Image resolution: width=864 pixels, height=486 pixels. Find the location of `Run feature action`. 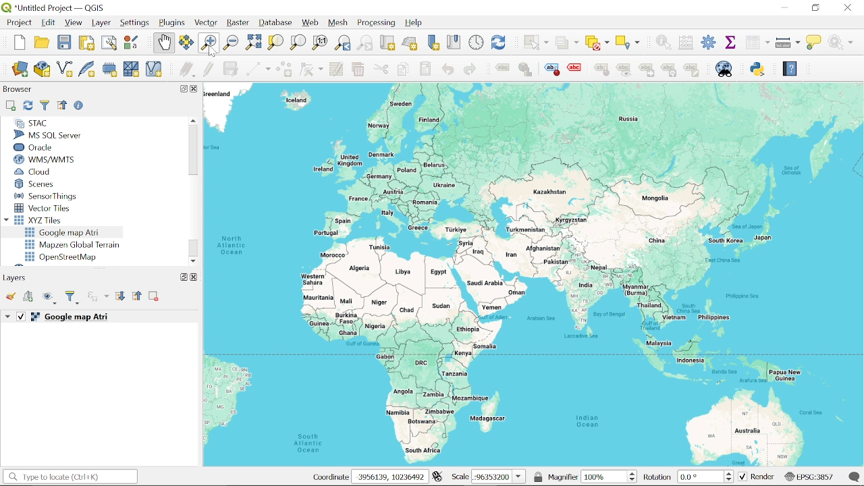

Run feature action is located at coordinates (844, 42).